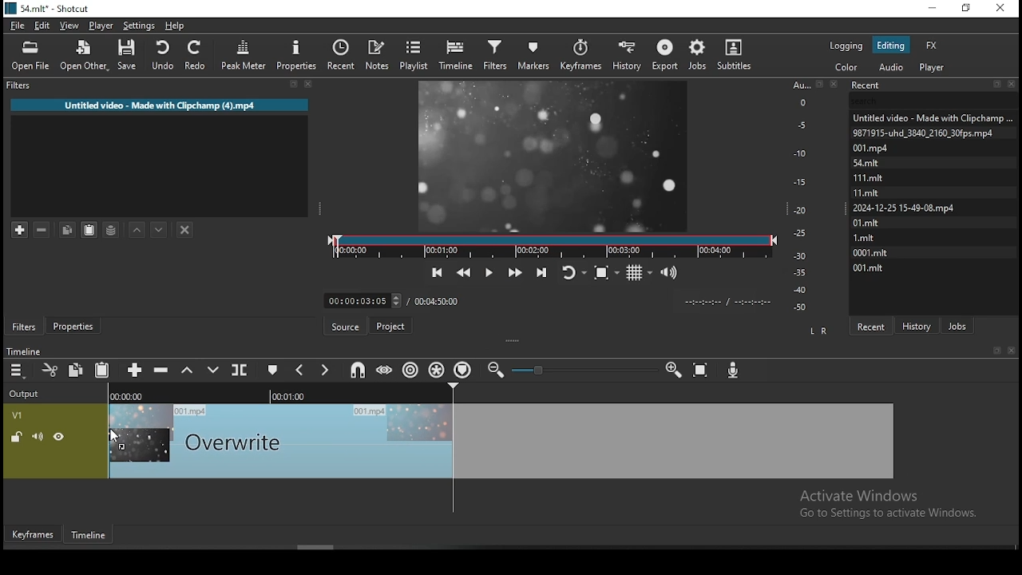 Image resolution: width=1022 pixels, height=575 pixels. What do you see at coordinates (26, 395) in the screenshot?
I see `Output` at bounding box center [26, 395].